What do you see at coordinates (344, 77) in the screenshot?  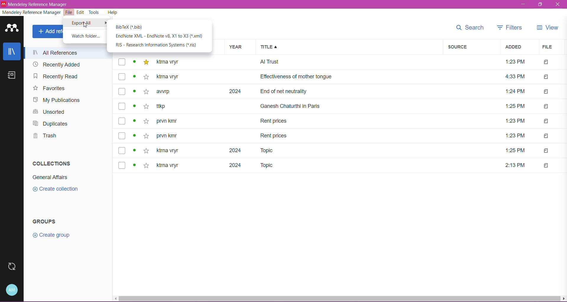 I see `ktrna vryr Effectiveness of mother tongue 4:33 PM` at bounding box center [344, 77].